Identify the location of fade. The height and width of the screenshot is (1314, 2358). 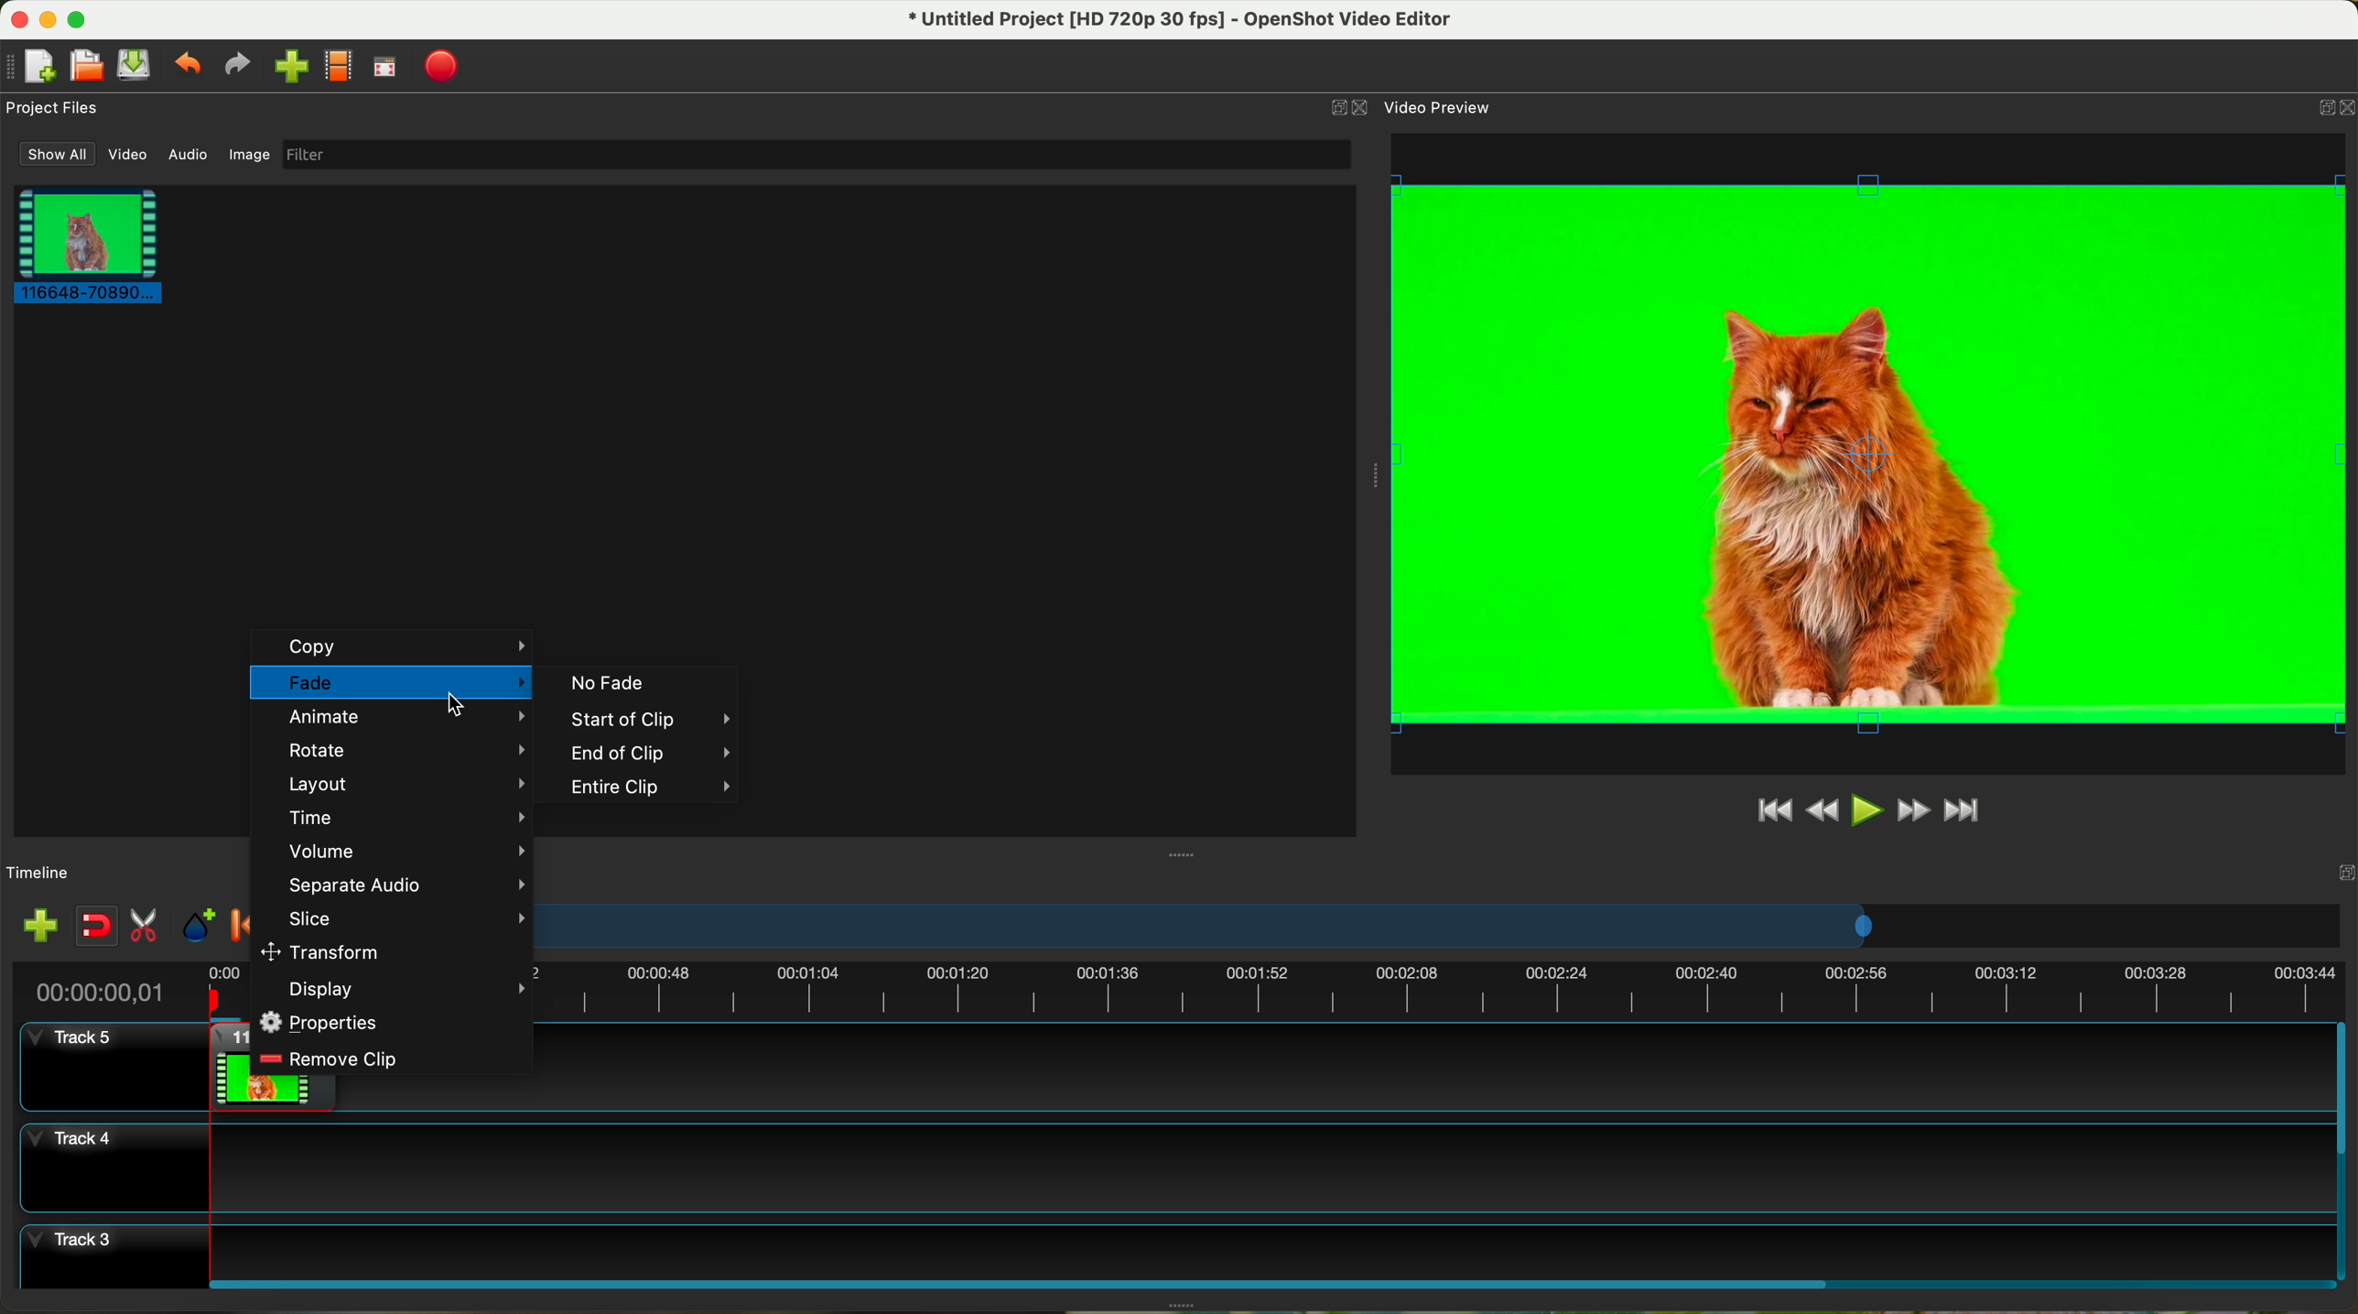
(391, 685).